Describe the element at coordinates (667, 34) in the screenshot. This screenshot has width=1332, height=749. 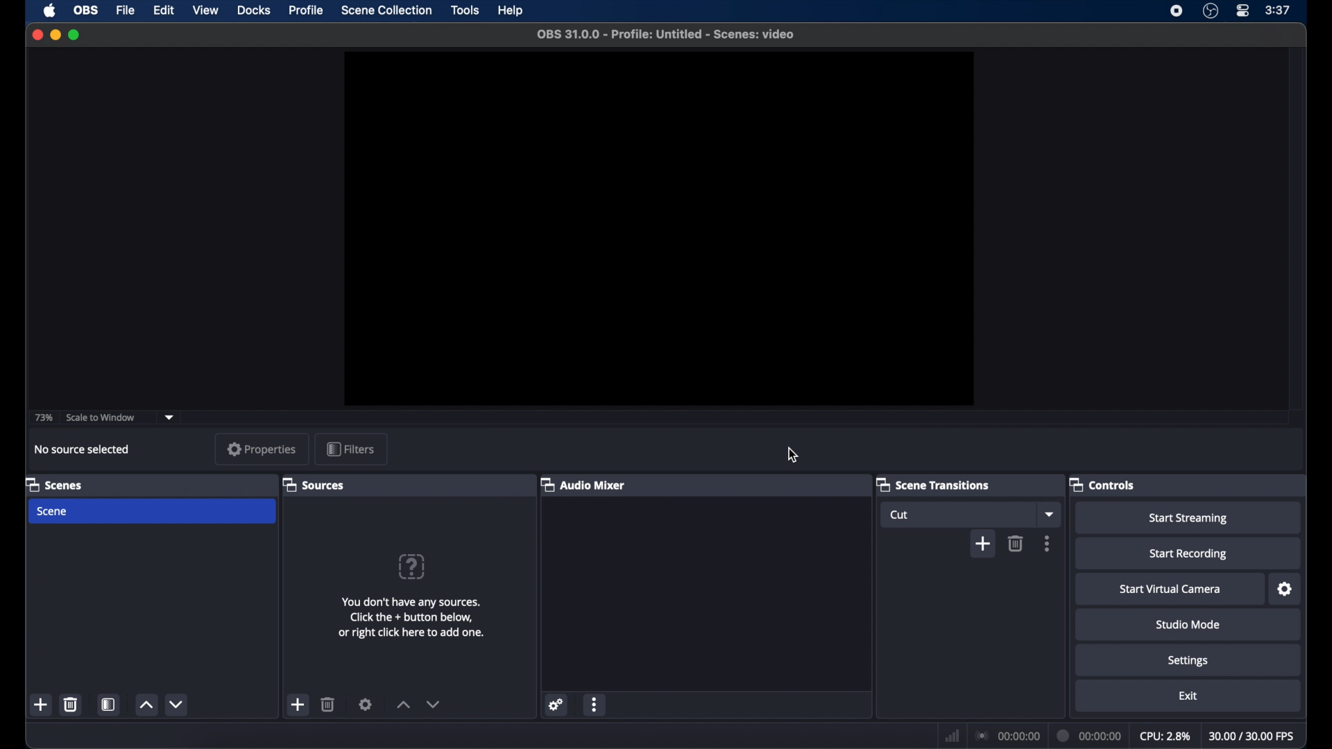
I see `file name` at that location.